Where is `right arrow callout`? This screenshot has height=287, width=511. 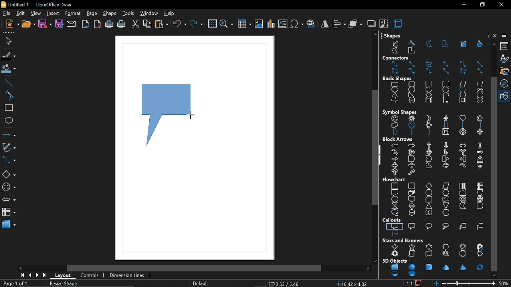 right arrow callout is located at coordinates (445, 159).